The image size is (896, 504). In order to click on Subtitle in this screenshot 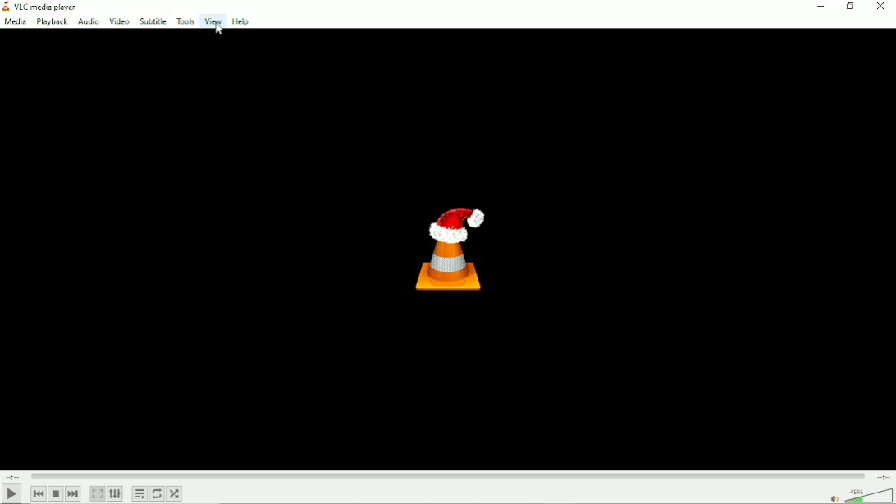, I will do `click(153, 21)`.